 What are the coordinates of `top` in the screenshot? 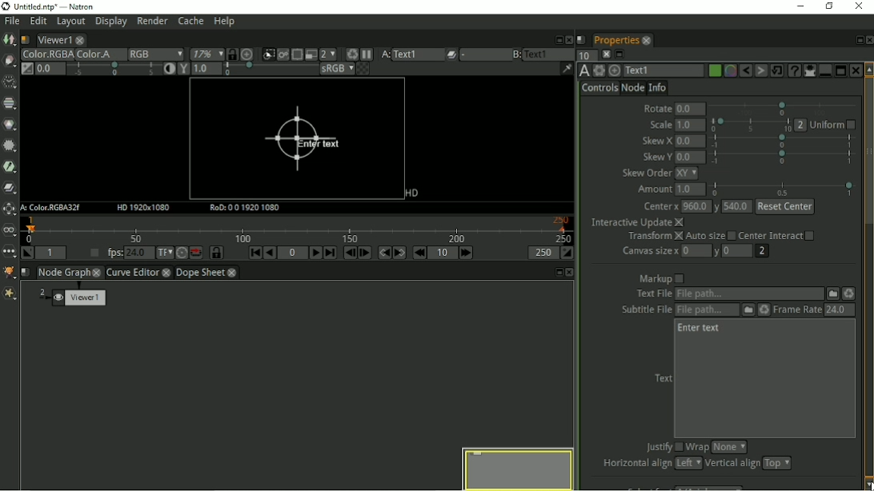 It's located at (776, 463).